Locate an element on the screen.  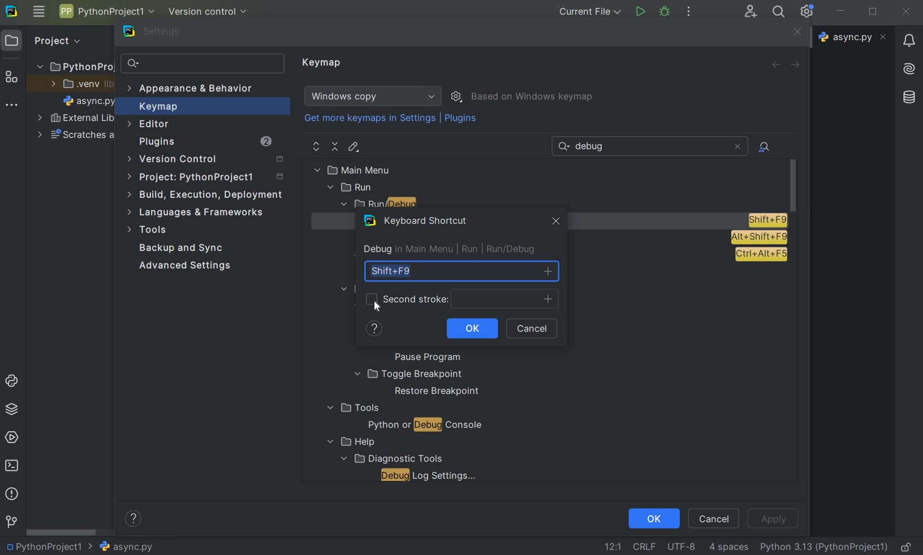
system logo is located at coordinates (11, 10).